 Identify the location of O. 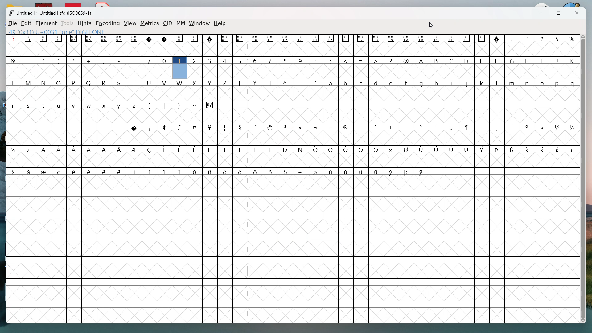
(59, 82).